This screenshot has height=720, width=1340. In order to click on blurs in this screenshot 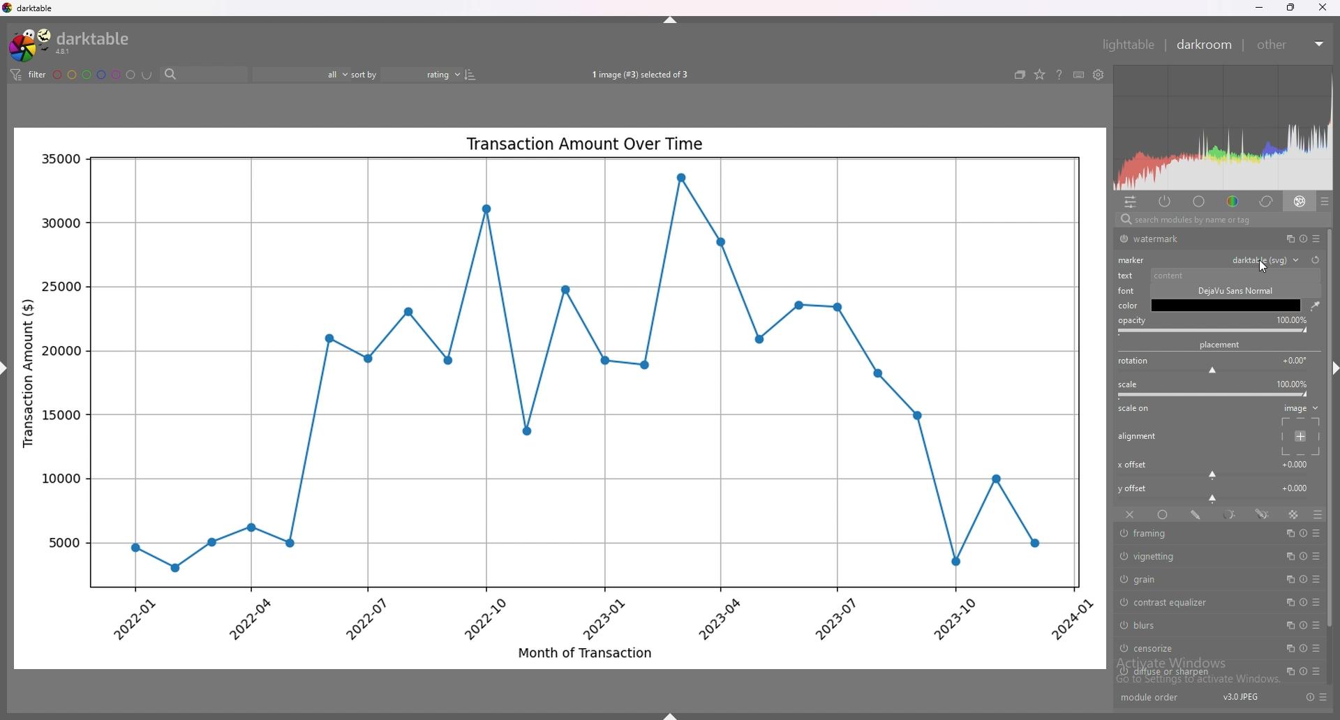, I will do `click(1191, 625)`.